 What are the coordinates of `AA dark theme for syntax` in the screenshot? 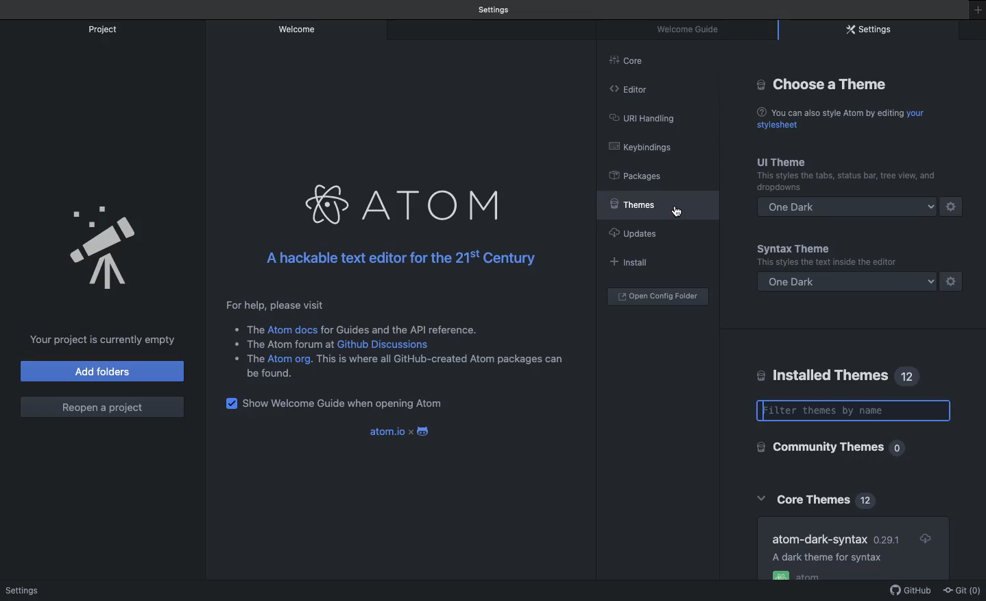 It's located at (831, 561).